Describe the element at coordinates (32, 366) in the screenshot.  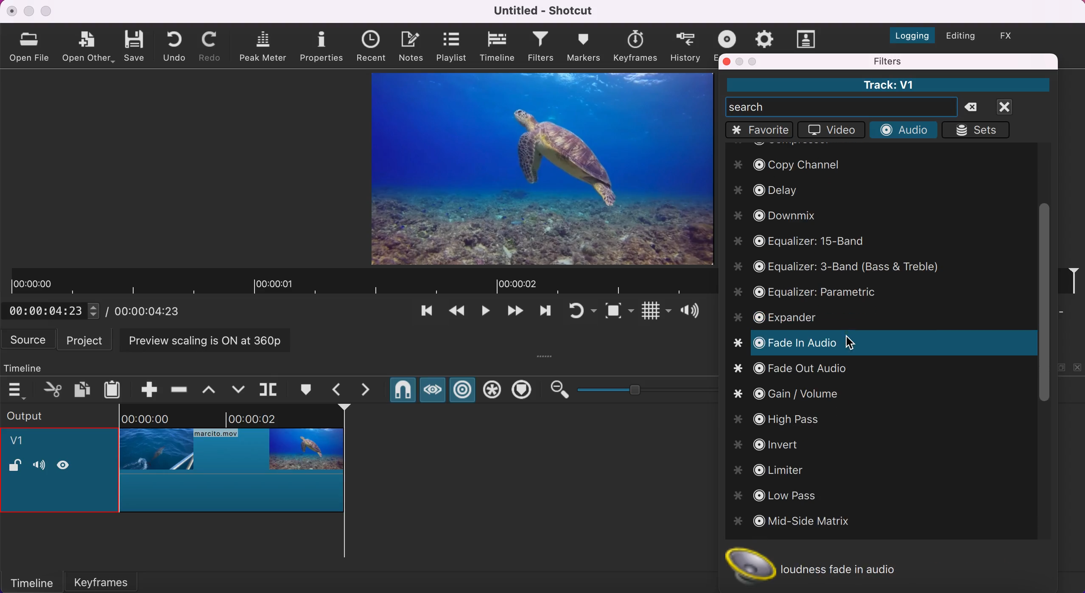
I see `timeline` at that location.